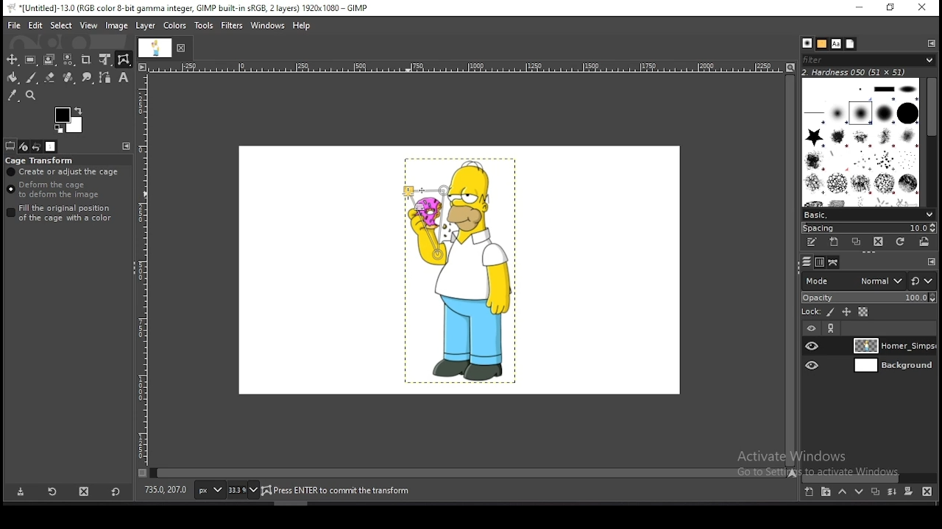 This screenshot has width=942, height=529. I want to click on move layer one step up, so click(843, 494).